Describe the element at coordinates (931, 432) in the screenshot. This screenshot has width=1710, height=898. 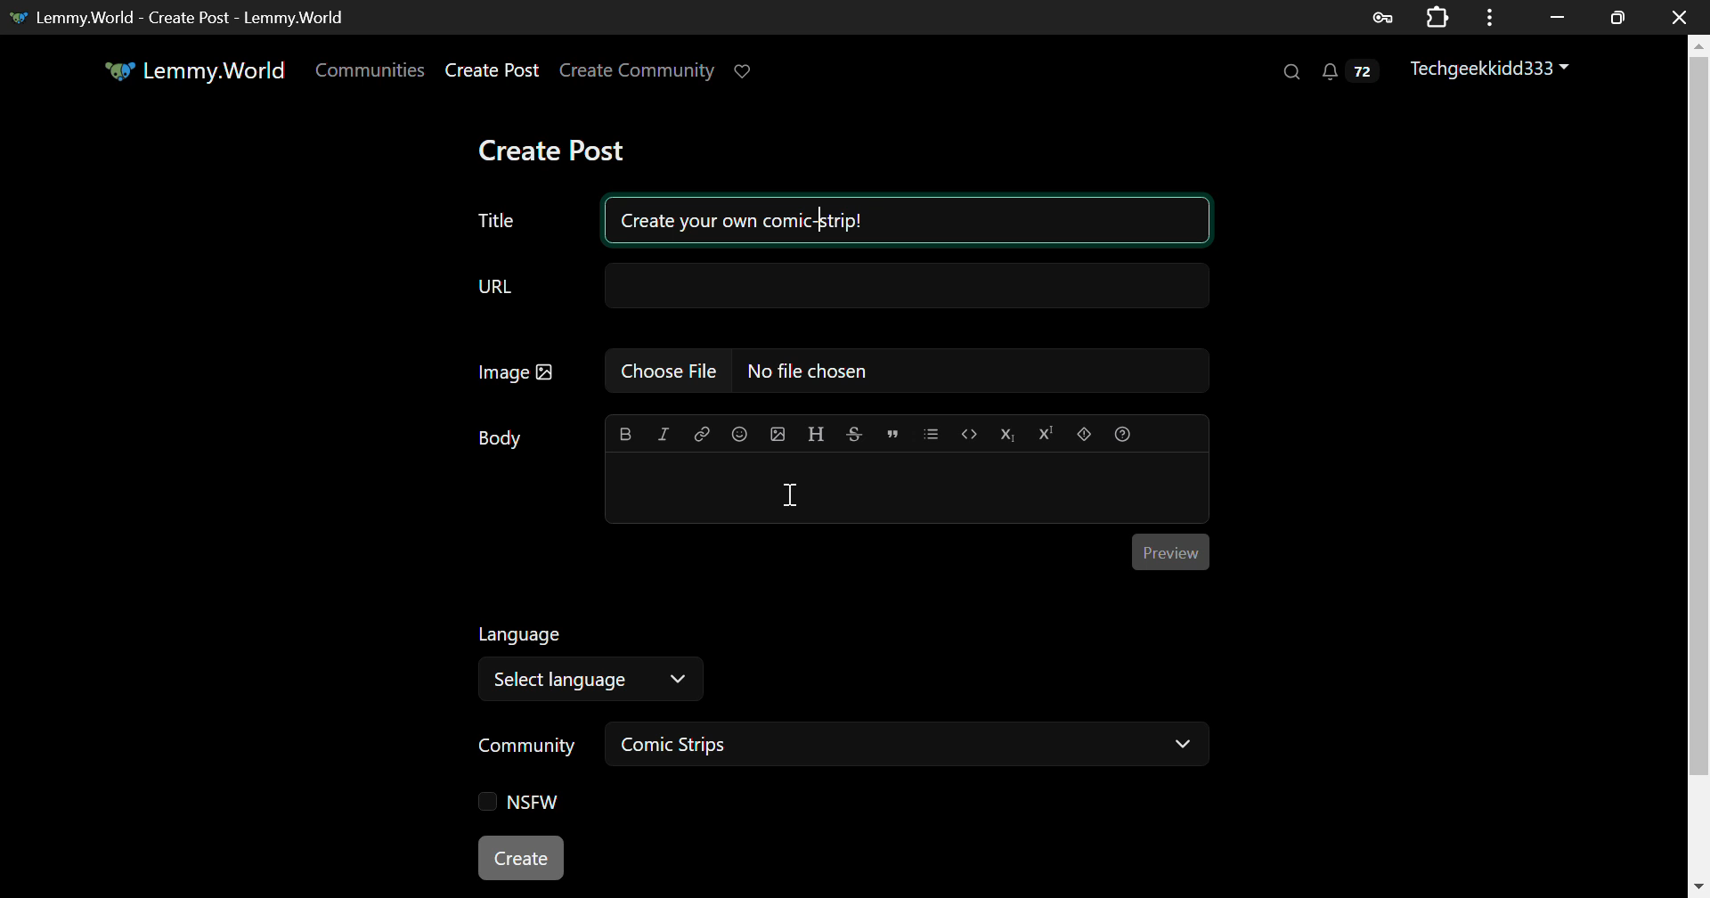
I see `List` at that location.